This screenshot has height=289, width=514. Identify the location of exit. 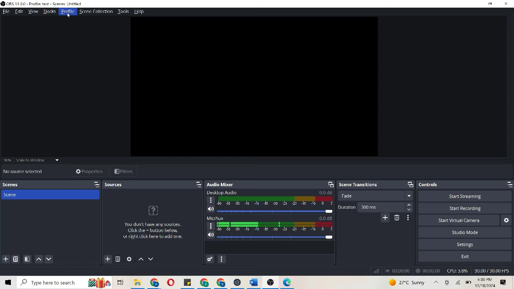
(464, 255).